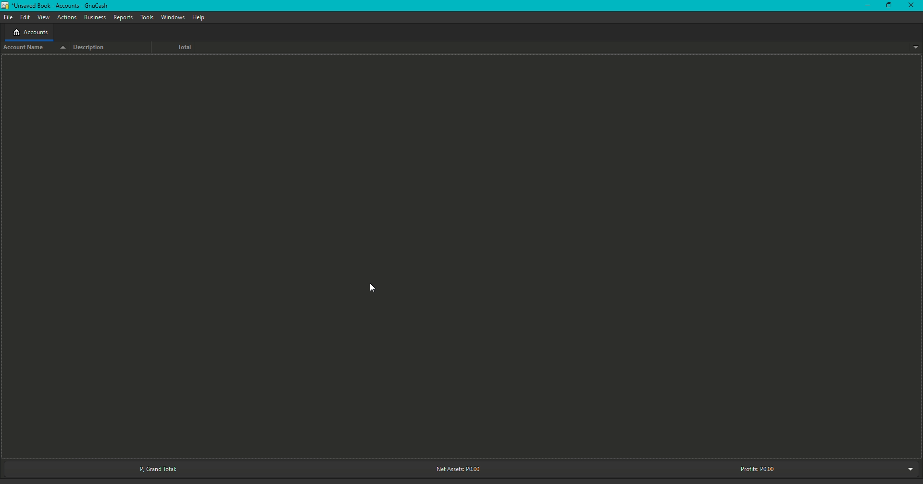  I want to click on Account Name, so click(36, 48).